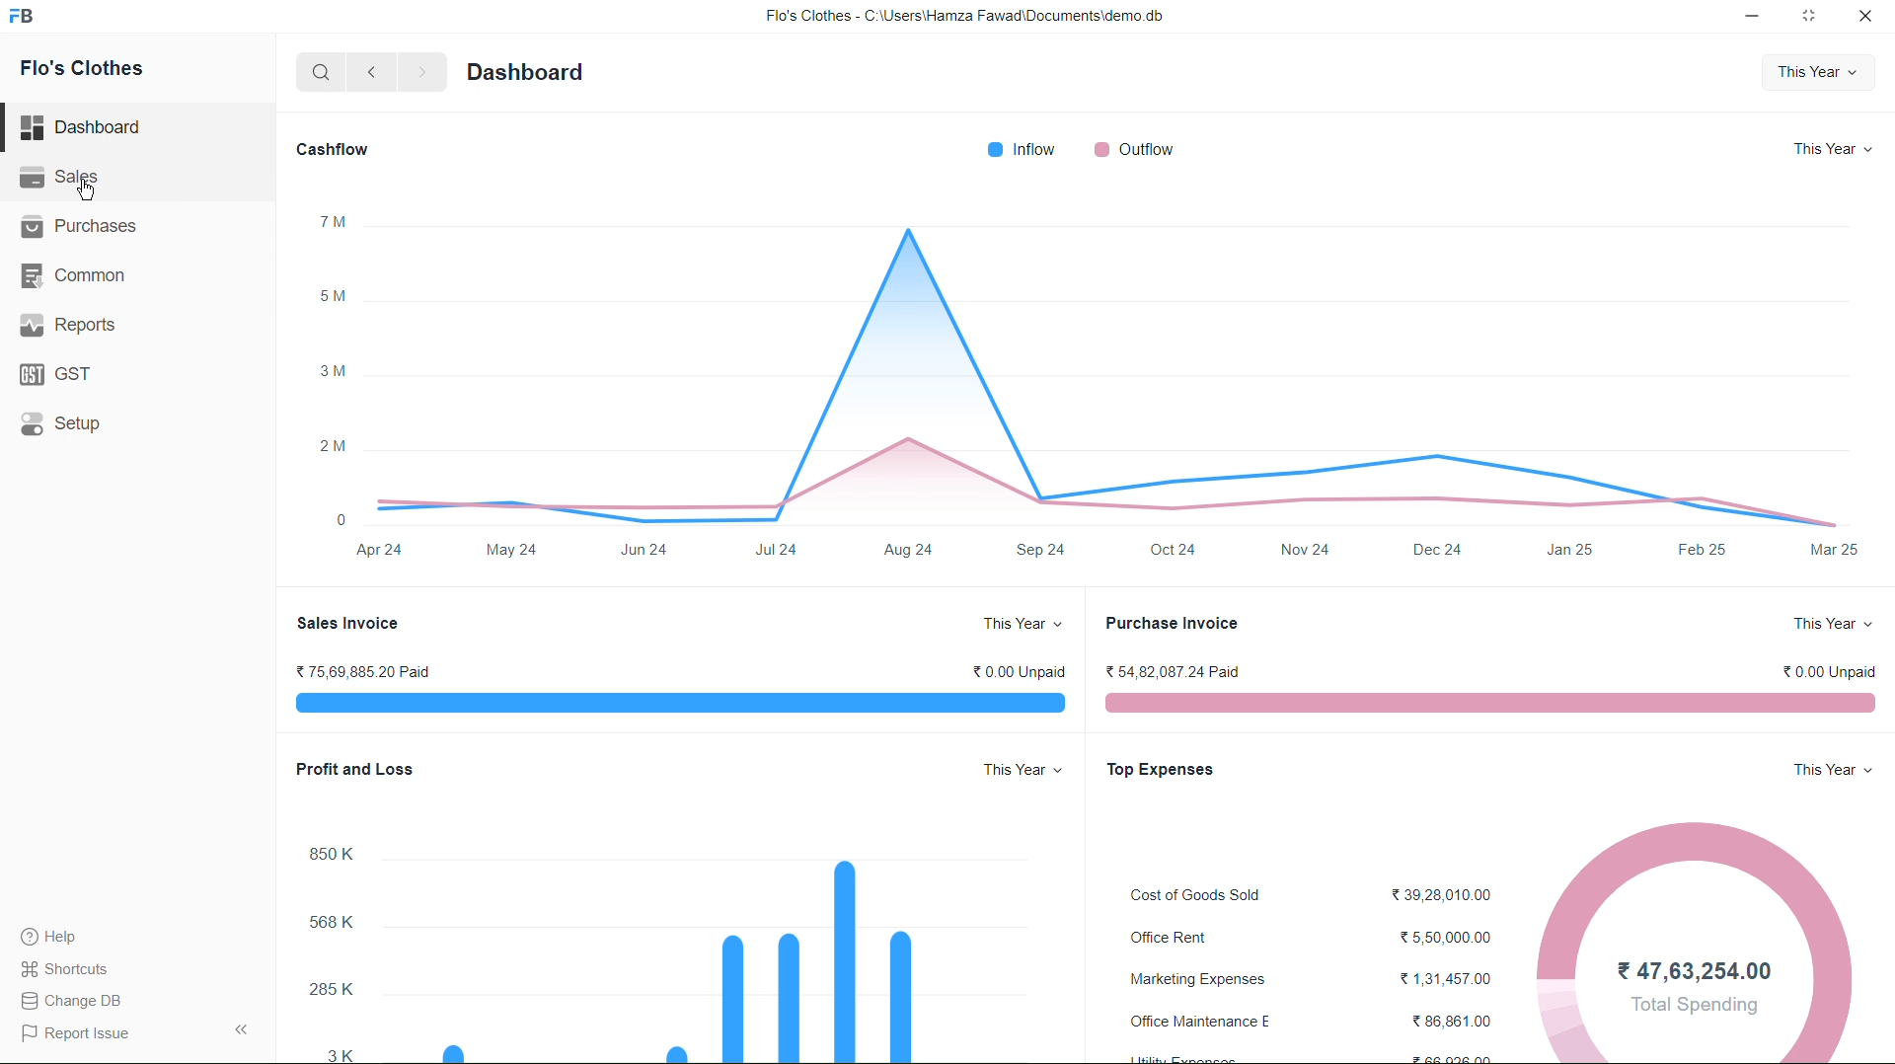 The height and width of the screenshot is (1064, 1895). What do you see at coordinates (1439, 973) in the screenshot?
I see `Rs. 1,31,457.00` at bounding box center [1439, 973].